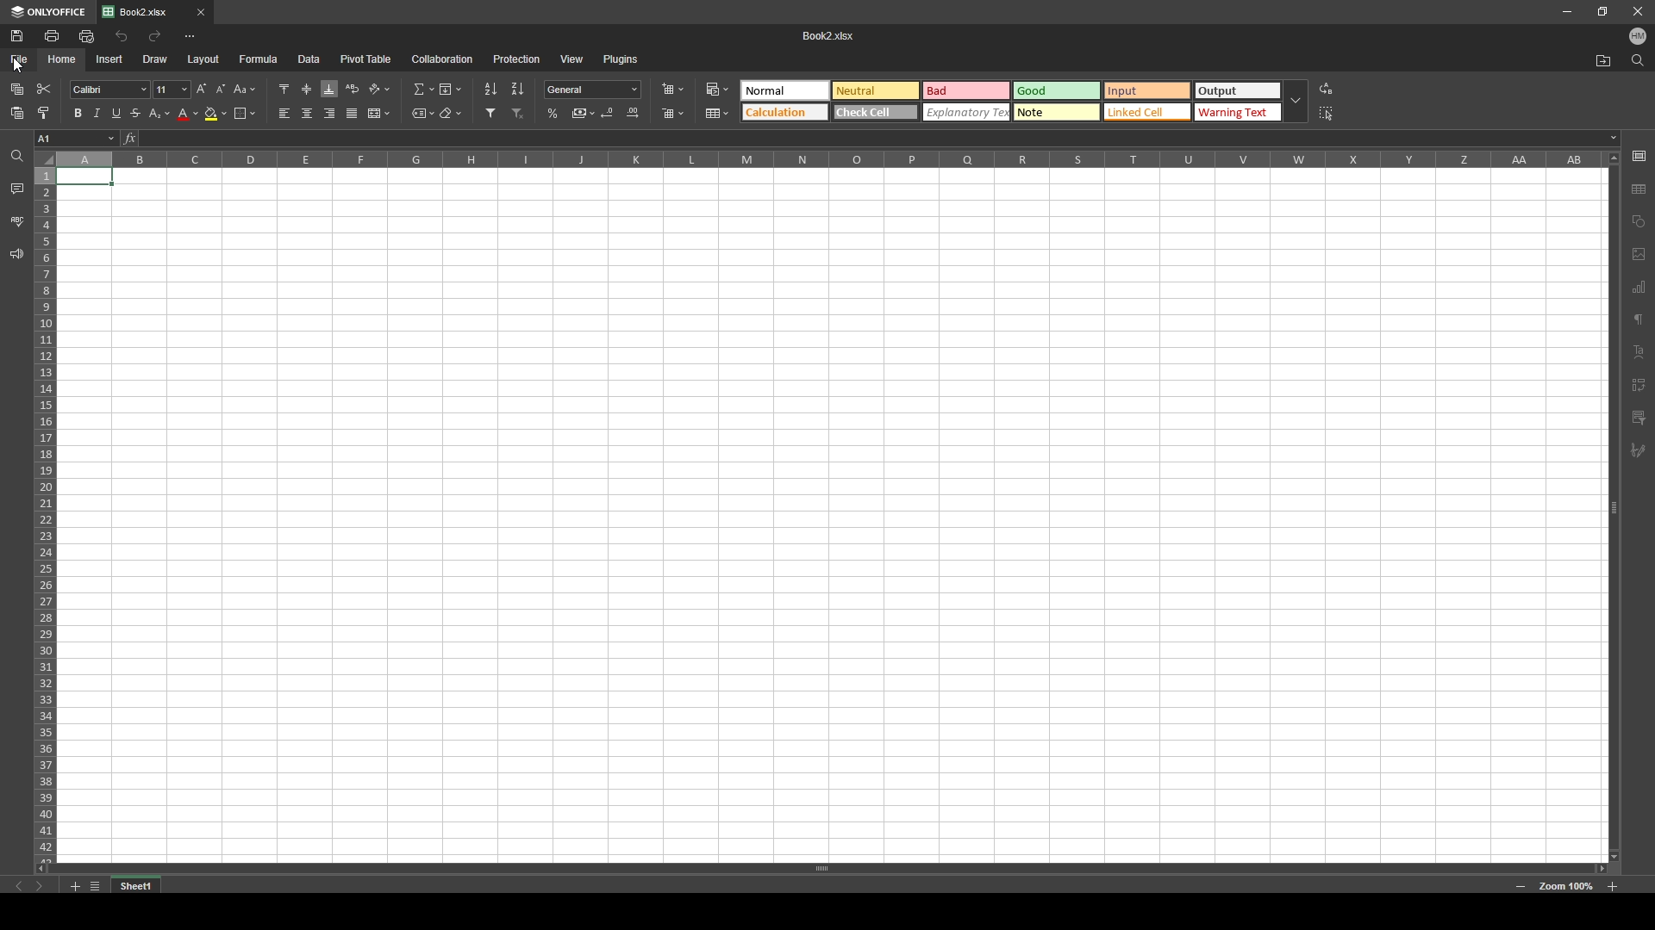 The image size is (1655, 930). I want to click on Warning text, so click(1239, 112).